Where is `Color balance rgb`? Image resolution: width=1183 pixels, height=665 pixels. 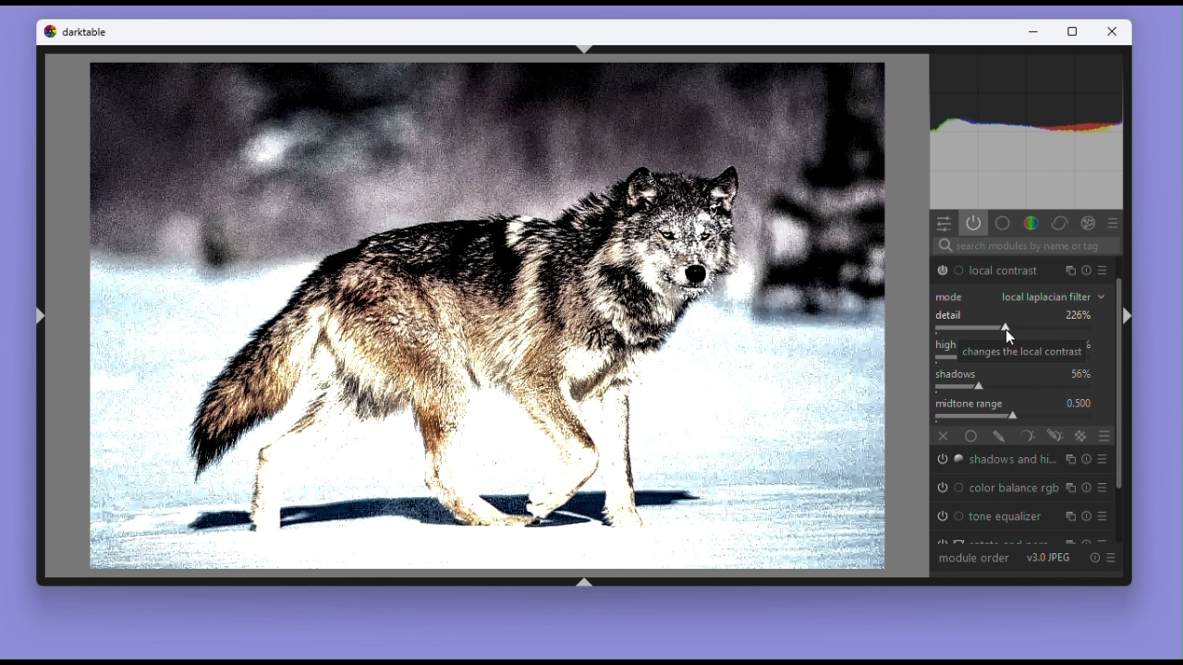 Color balance rgb is located at coordinates (1015, 487).